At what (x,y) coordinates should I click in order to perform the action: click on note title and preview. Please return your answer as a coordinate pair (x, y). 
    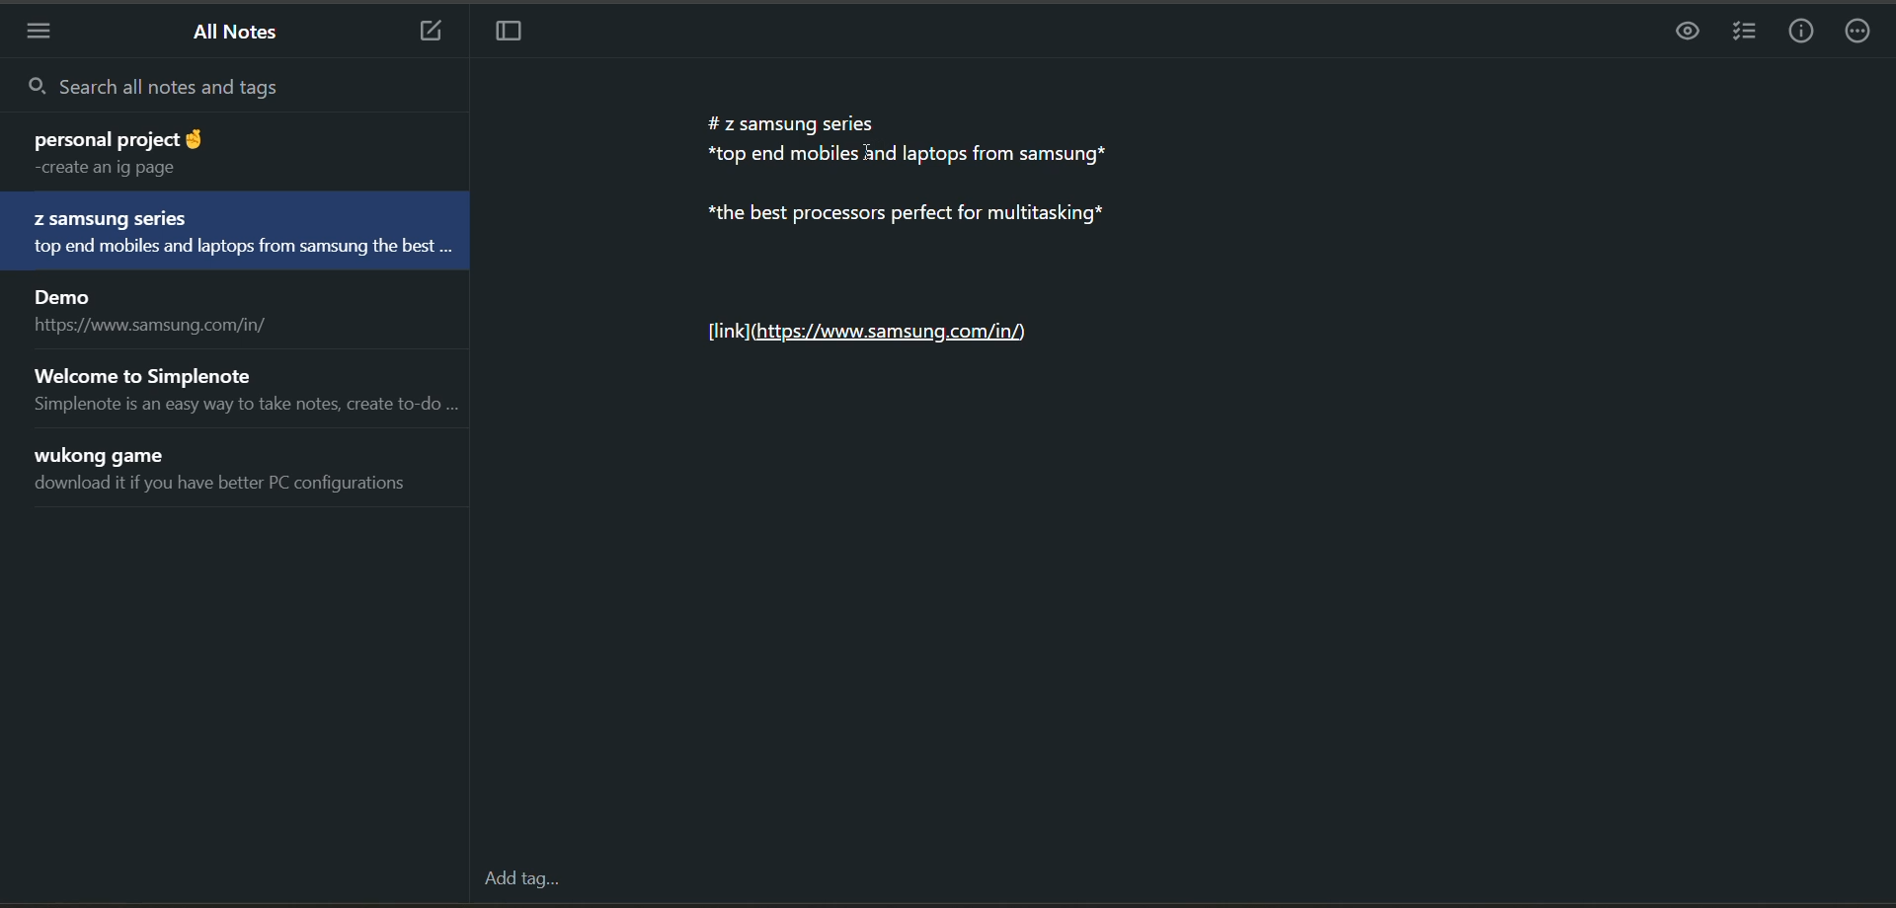
    Looking at the image, I should click on (241, 234).